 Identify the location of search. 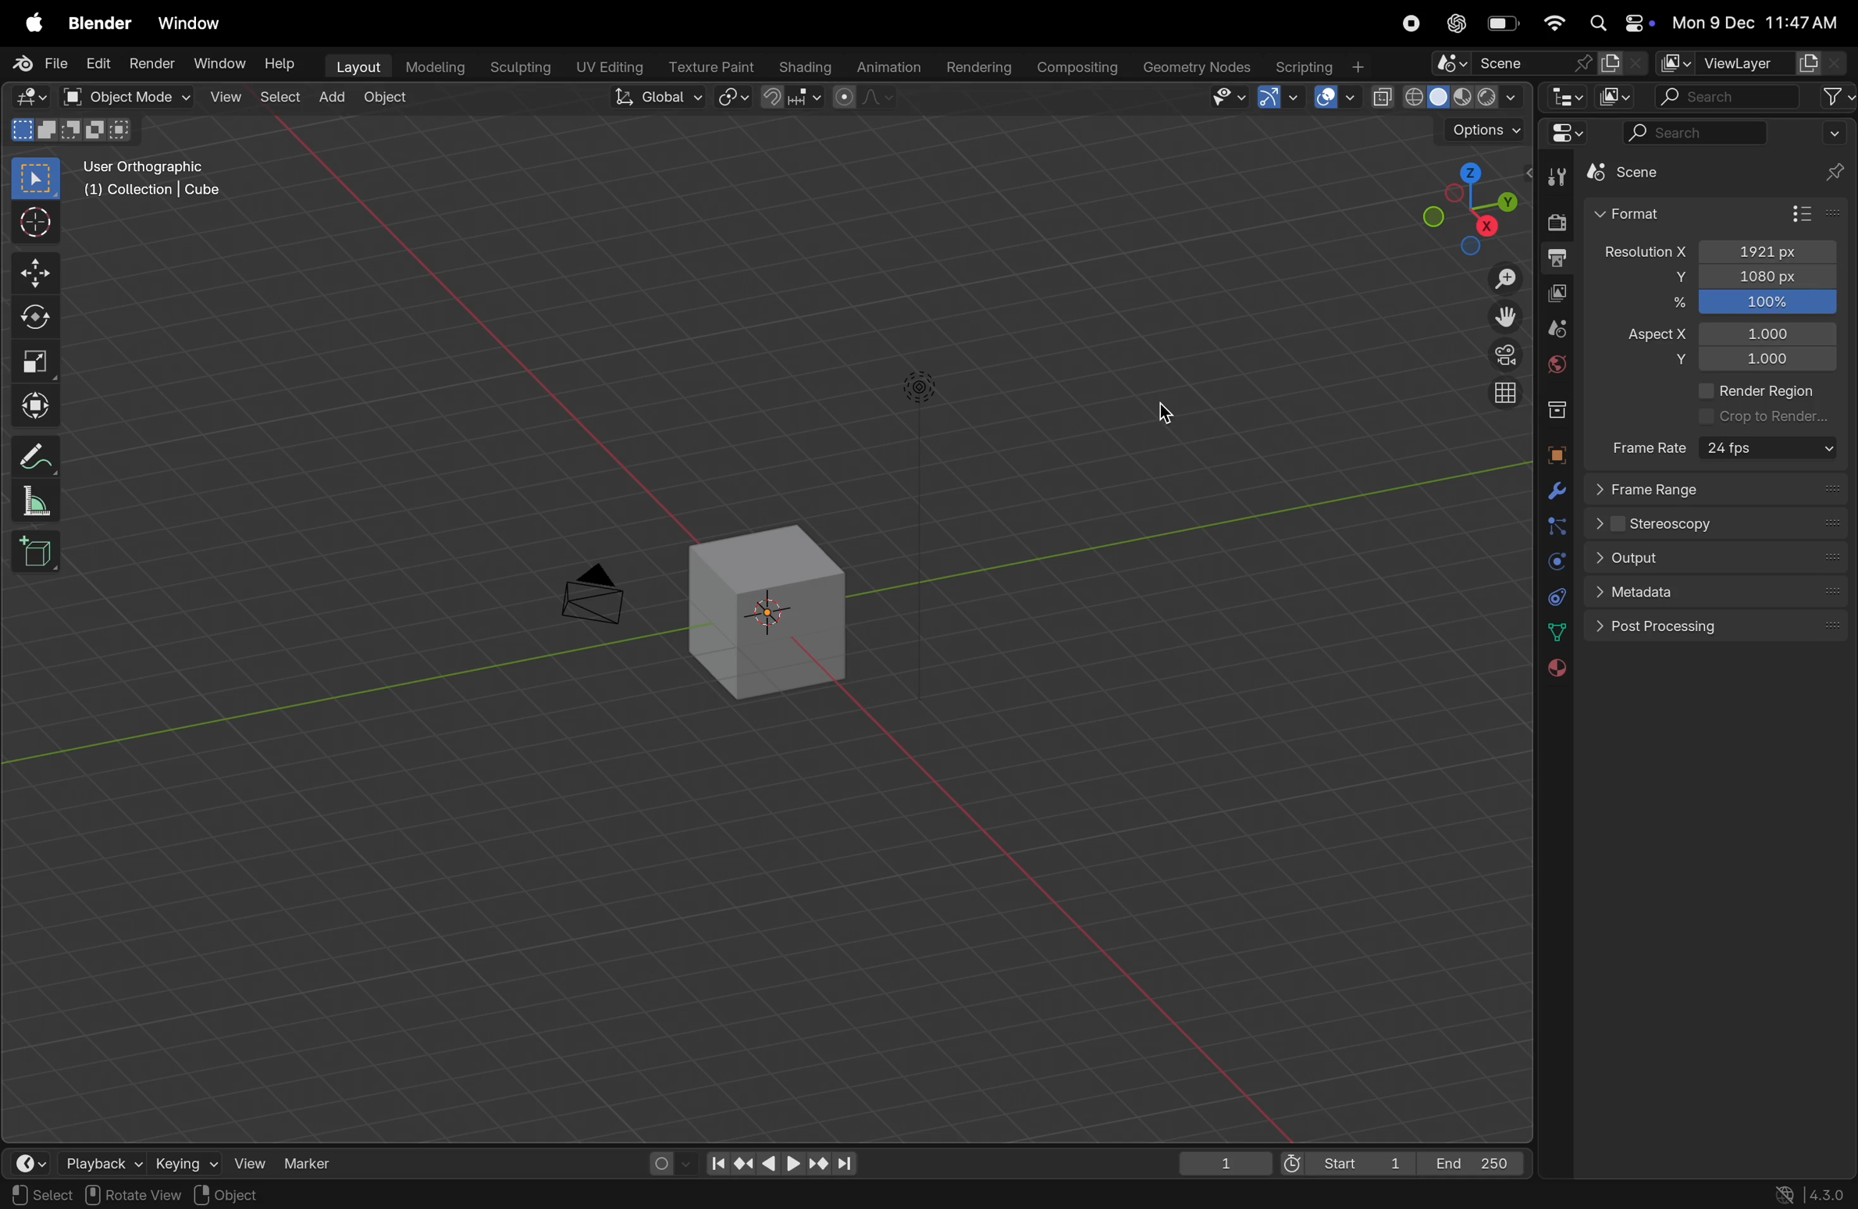
(1728, 97).